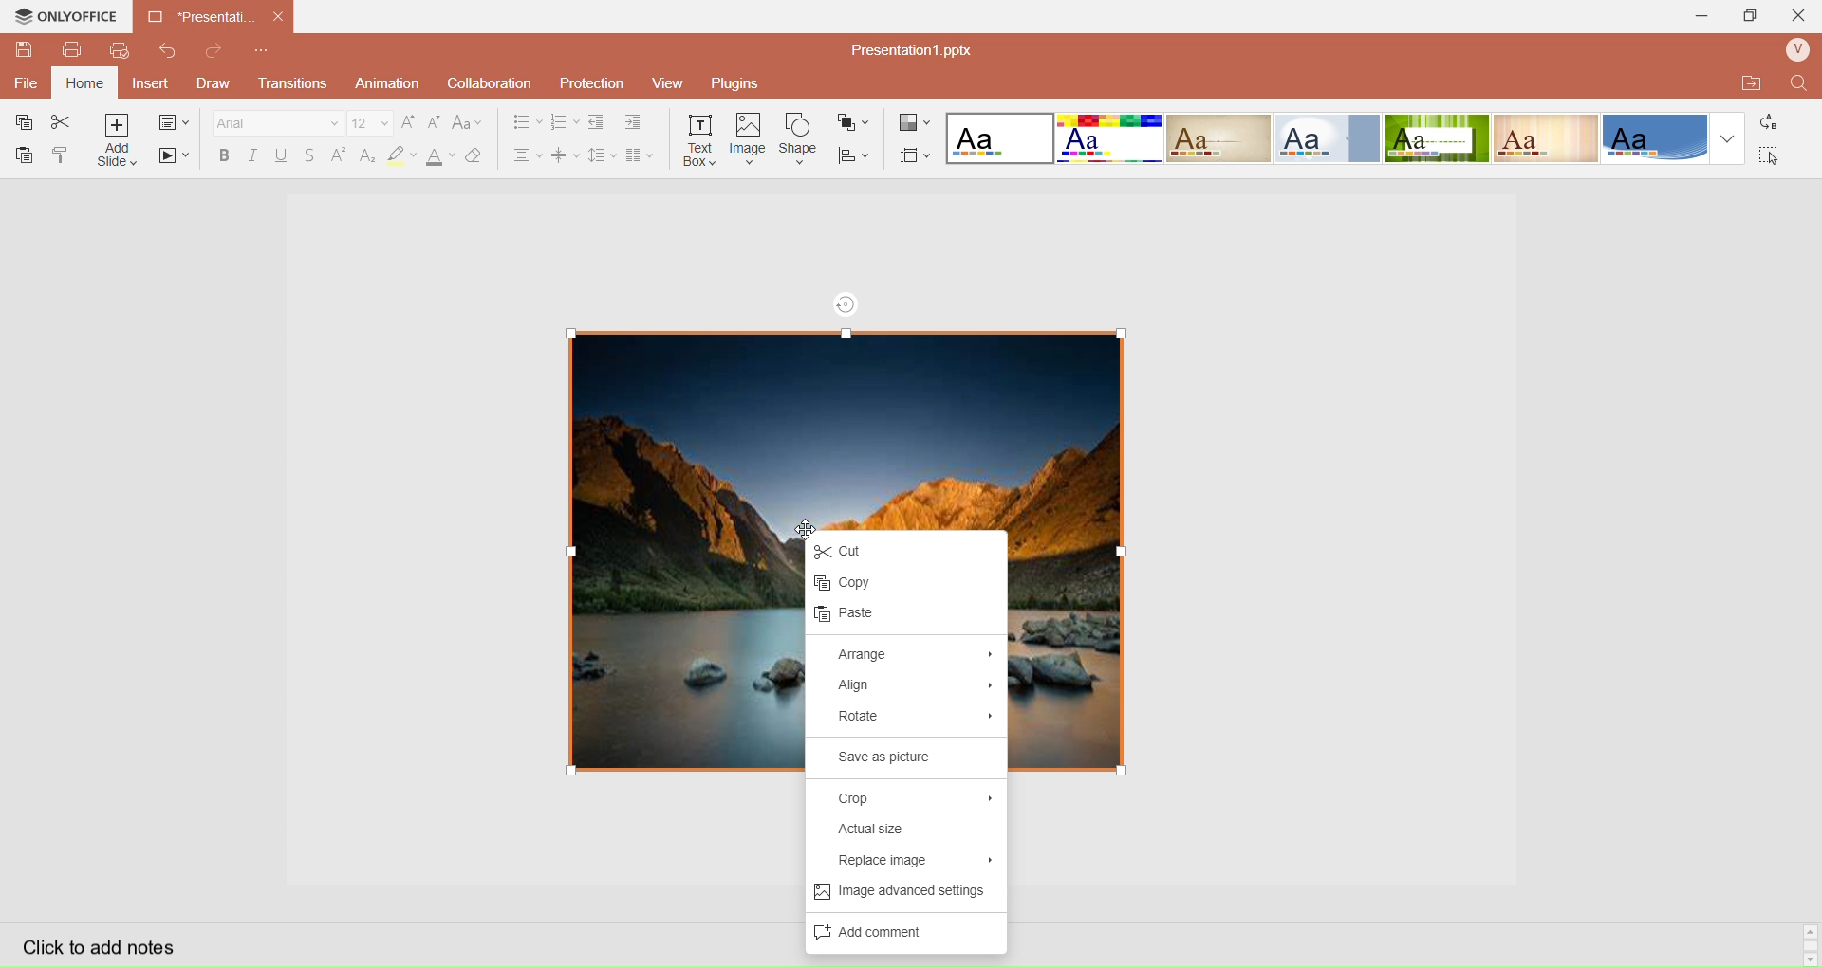 The image size is (1822, 967). What do you see at coordinates (915, 155) in the screenshot?
I see `Select Slide Size` at bounding box center [915, 155].